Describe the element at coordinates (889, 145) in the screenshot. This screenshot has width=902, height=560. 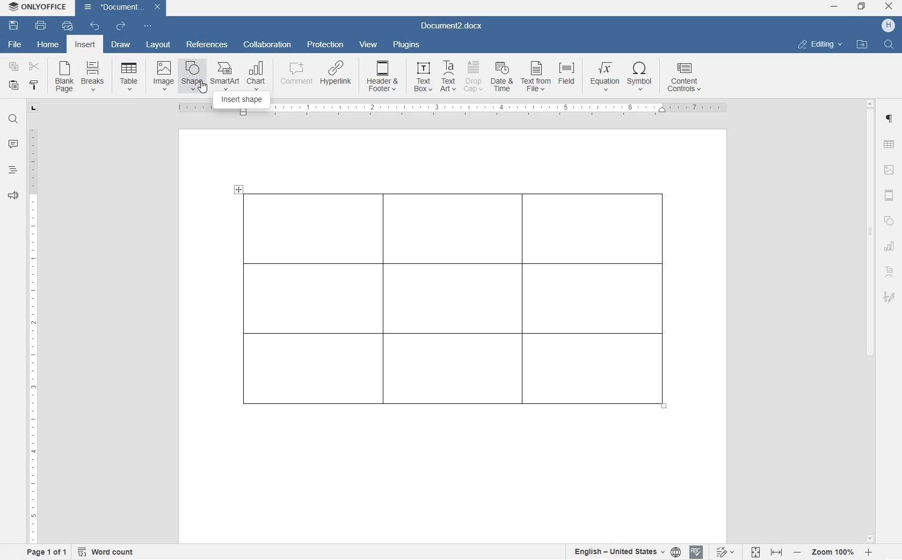
I see `table` at that location.